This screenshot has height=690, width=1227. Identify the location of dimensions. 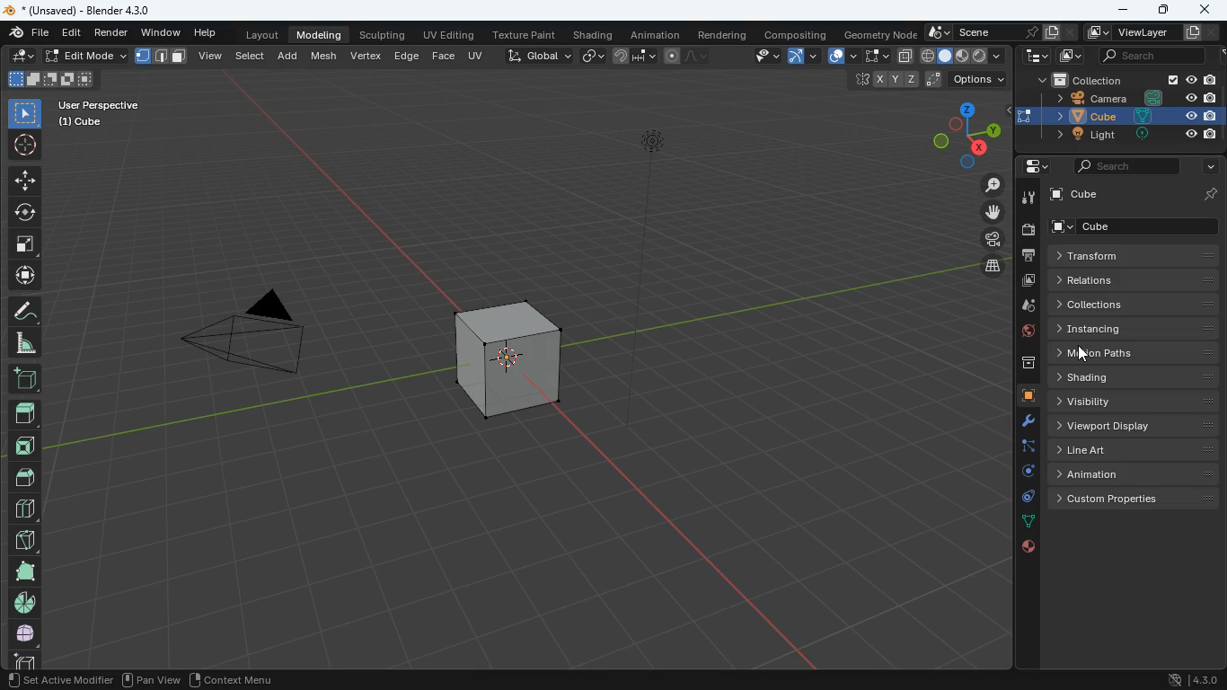
(920, 80).